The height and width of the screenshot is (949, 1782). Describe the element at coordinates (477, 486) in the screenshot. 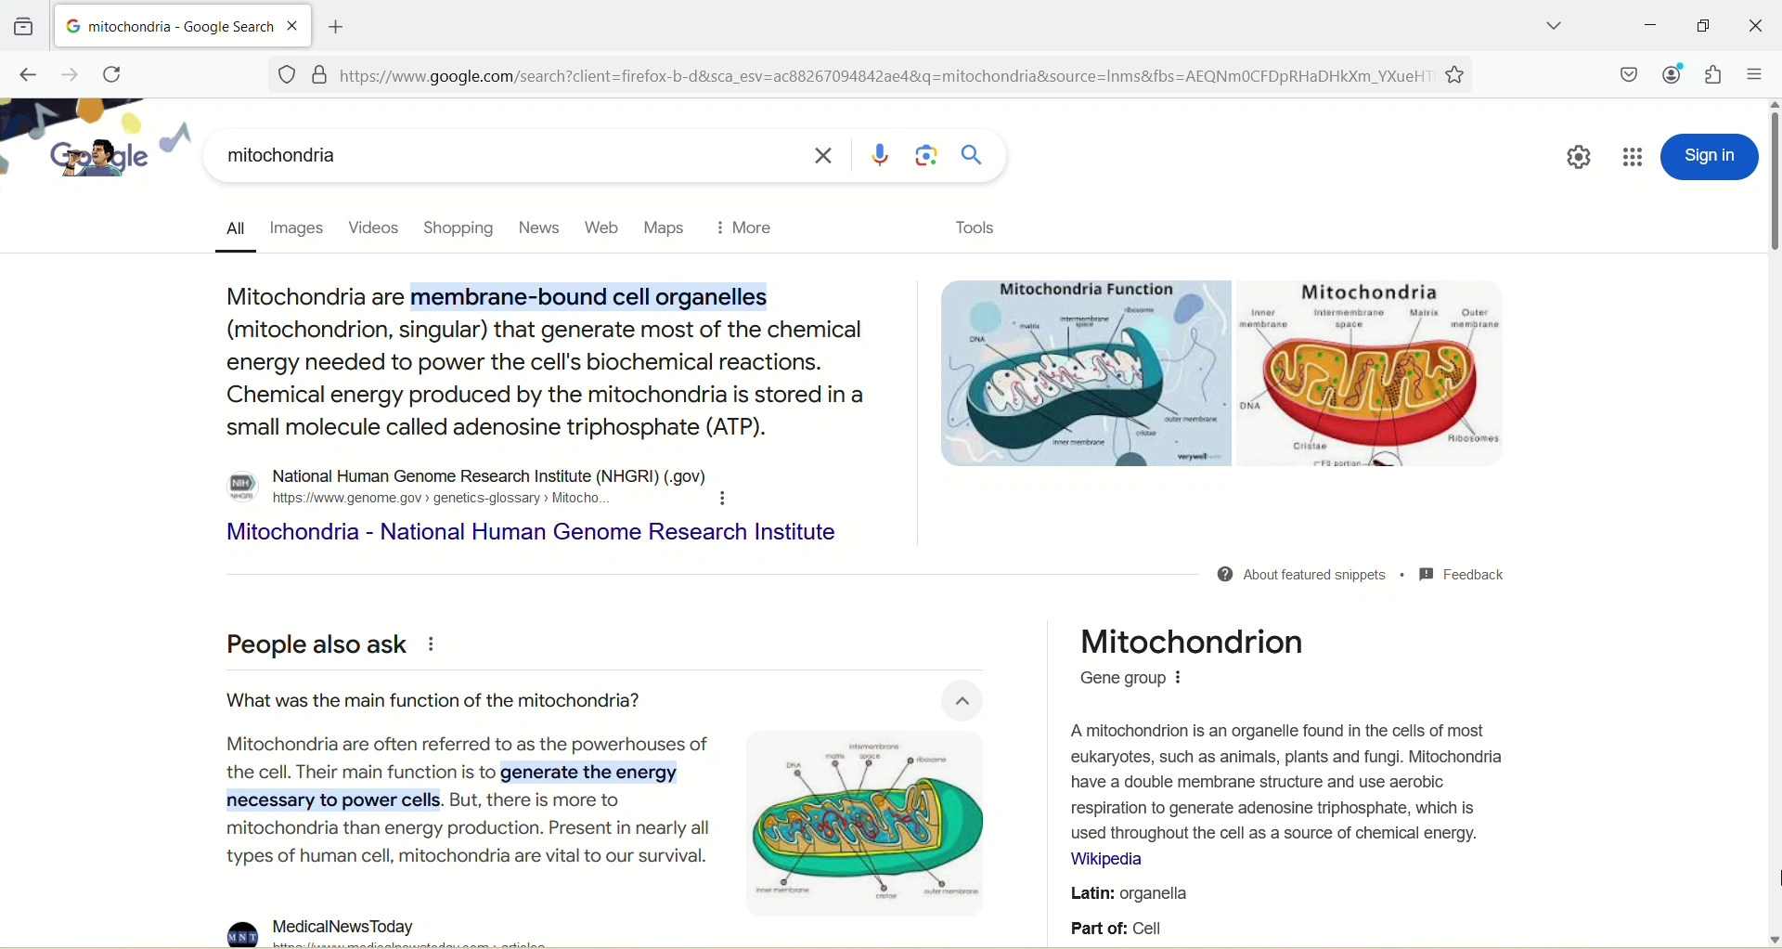

I see `o National Human Genome Research Institute (NHGRI) (.gov)
# hitps://www.genome. gov > genetics-glossary > Mitocho. H` at that location.